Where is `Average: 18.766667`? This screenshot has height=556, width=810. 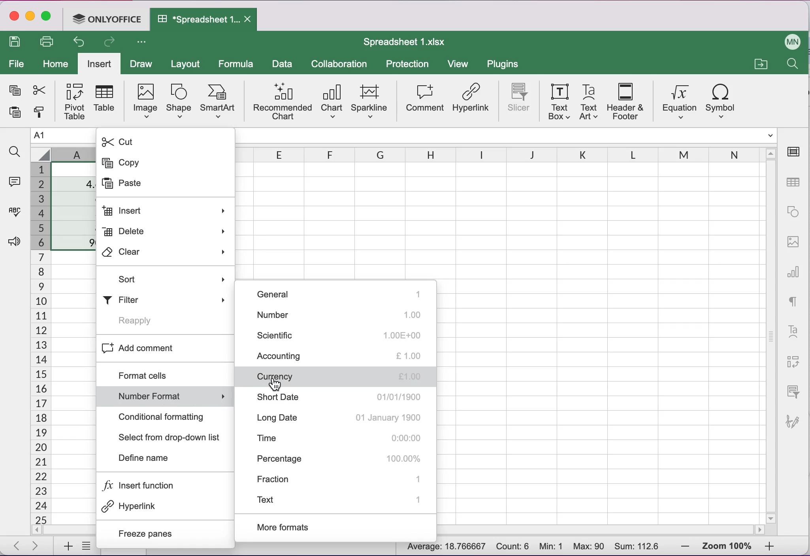 Average: 18.766667 is located at coordinates (443, 549).